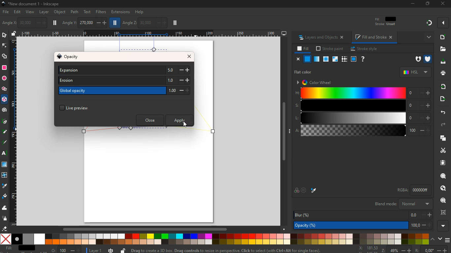  What do you see at coordinates (124, 81) in the screenshot?
I see `erosion` at bounding box center [124, 81].